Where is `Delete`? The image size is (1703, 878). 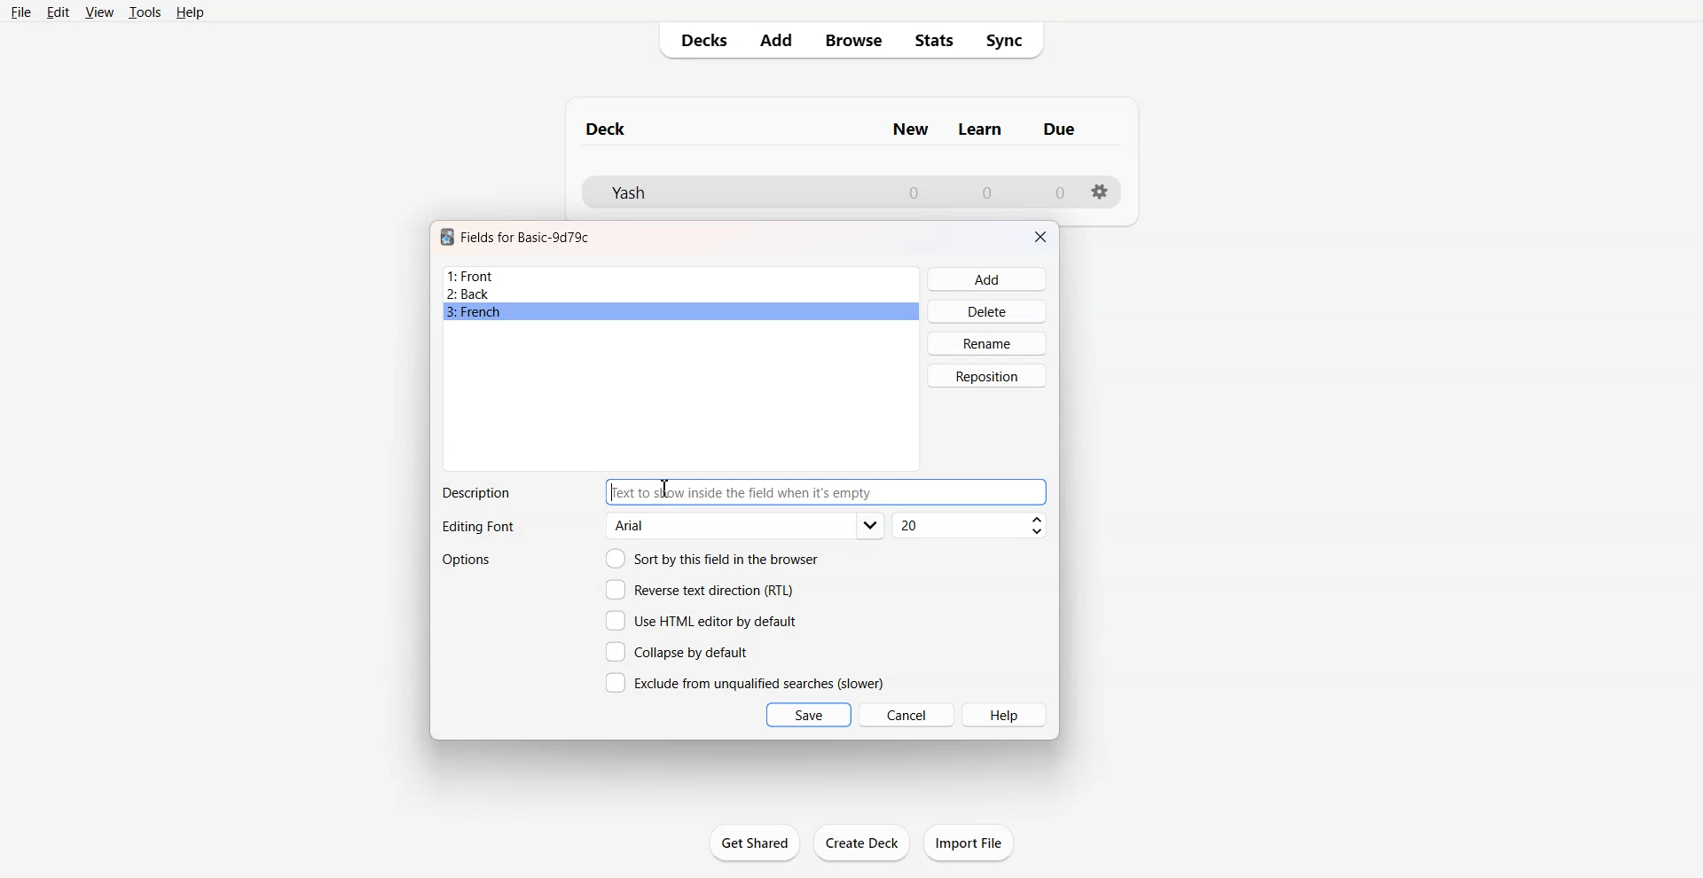
Delete is located at coordinates (988, 310).